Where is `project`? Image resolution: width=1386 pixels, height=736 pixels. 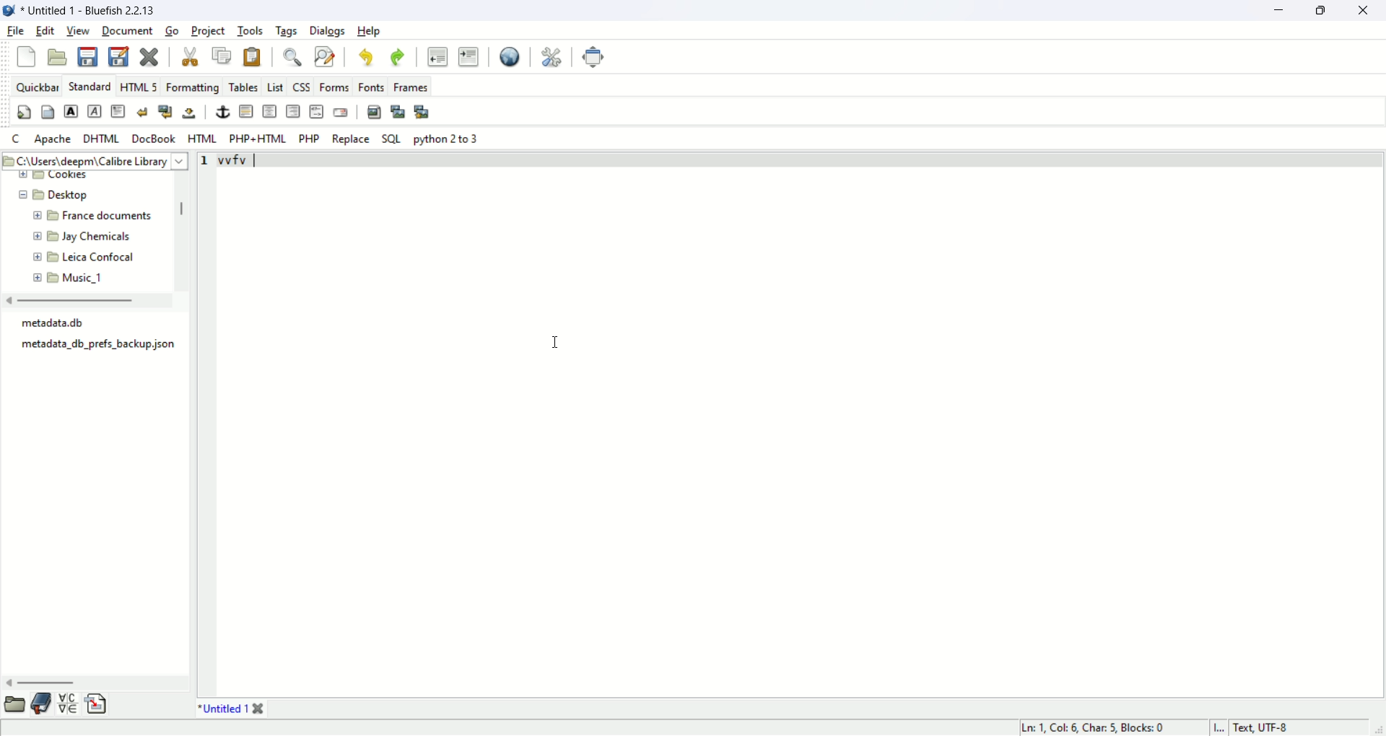 project is located at coordinates (209, 31).